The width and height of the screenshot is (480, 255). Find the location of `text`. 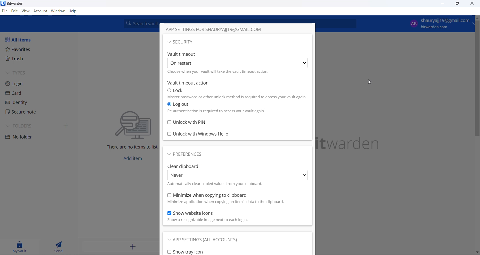

text is located at coordinates (217, 185).